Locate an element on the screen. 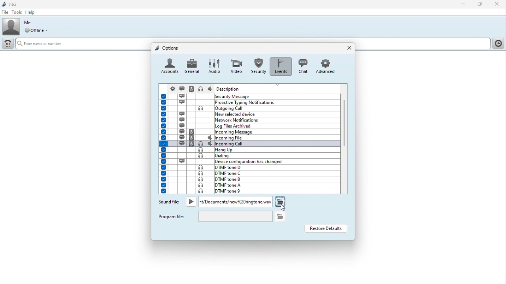  General is located at coordinates (193, 66).